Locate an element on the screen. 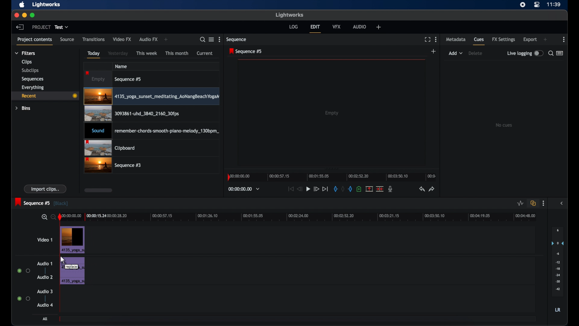 The height and width of the screenshot is (326, 579). metadata is located at coordinates (455, 40).